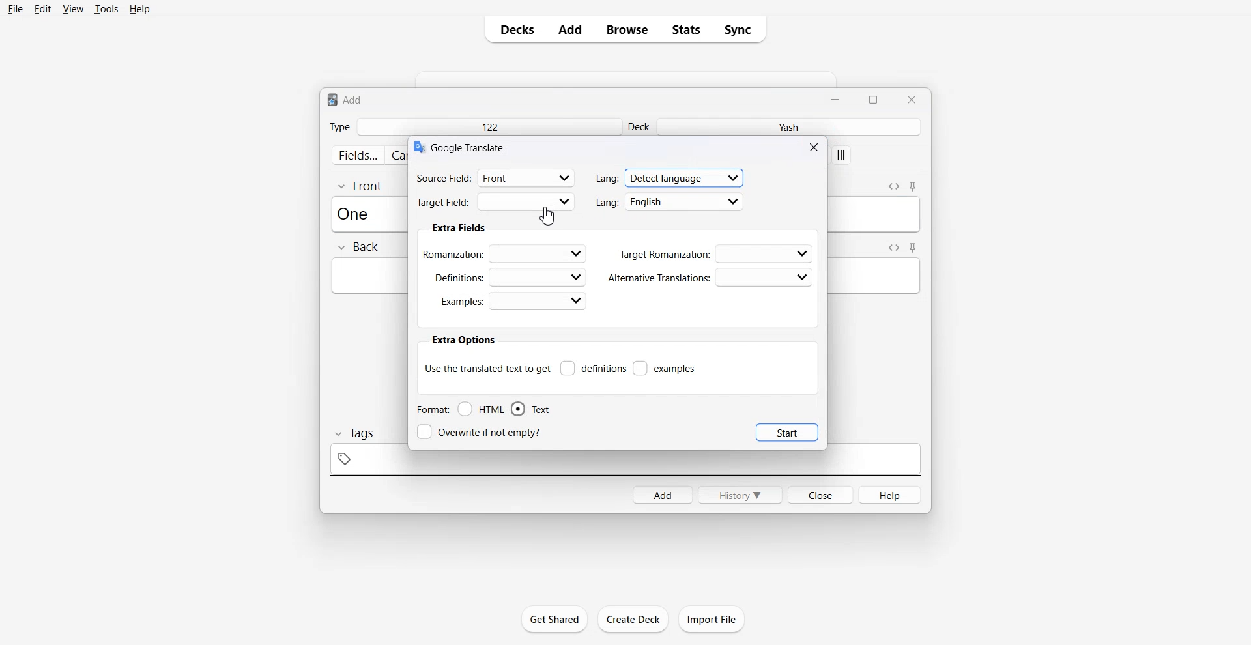 Image resolution: width=1251 pixels, height=645 pixels. Describe the element at coordinates (547, 216) in the screenshot. I see `cursor` at that location.